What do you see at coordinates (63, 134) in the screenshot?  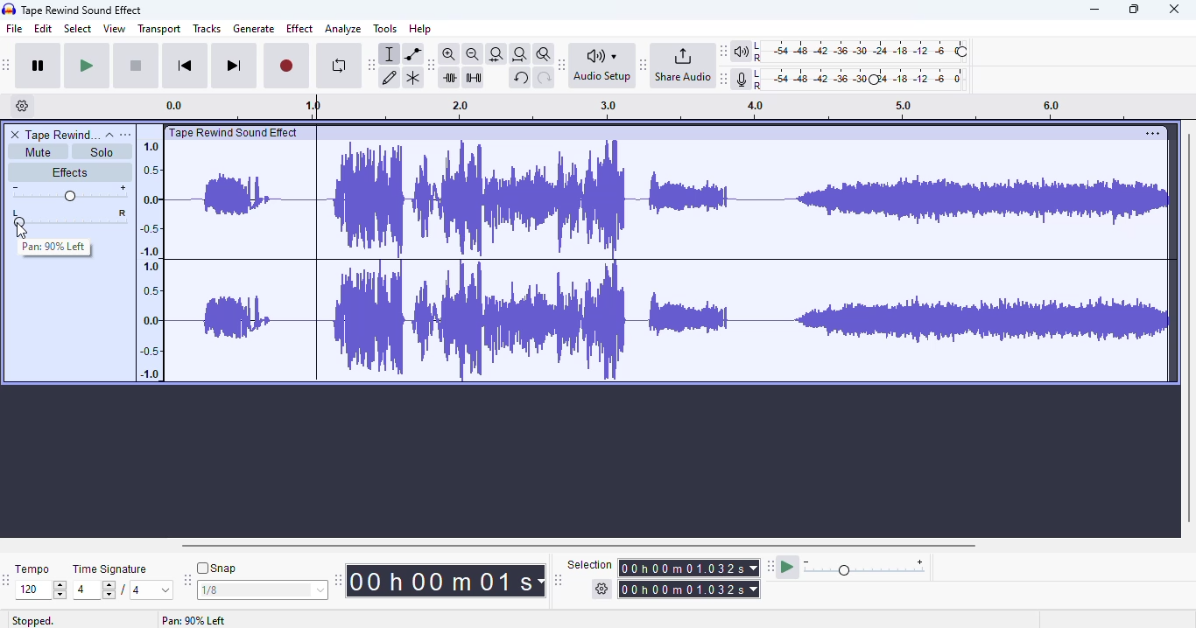 I see `track name` at bounding box center [63, 134].